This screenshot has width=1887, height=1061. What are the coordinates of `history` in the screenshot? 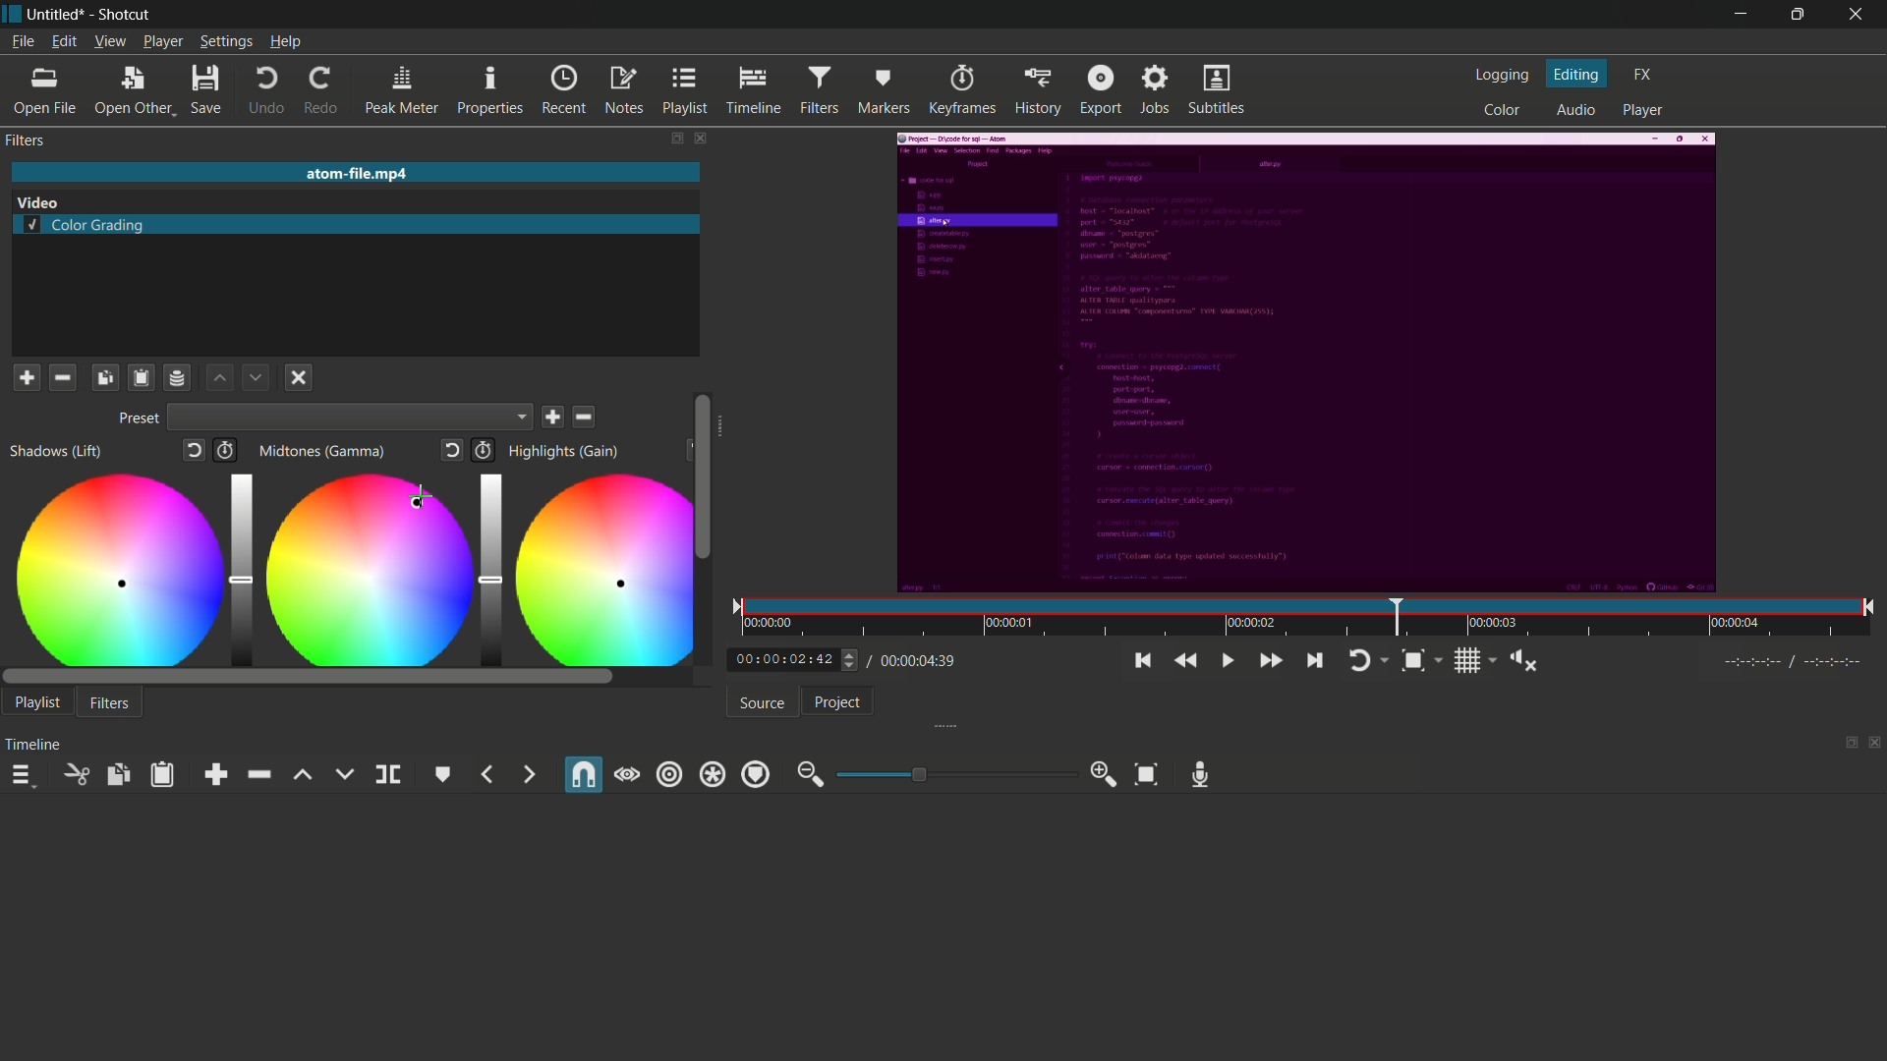 It's located at (1037, 89).